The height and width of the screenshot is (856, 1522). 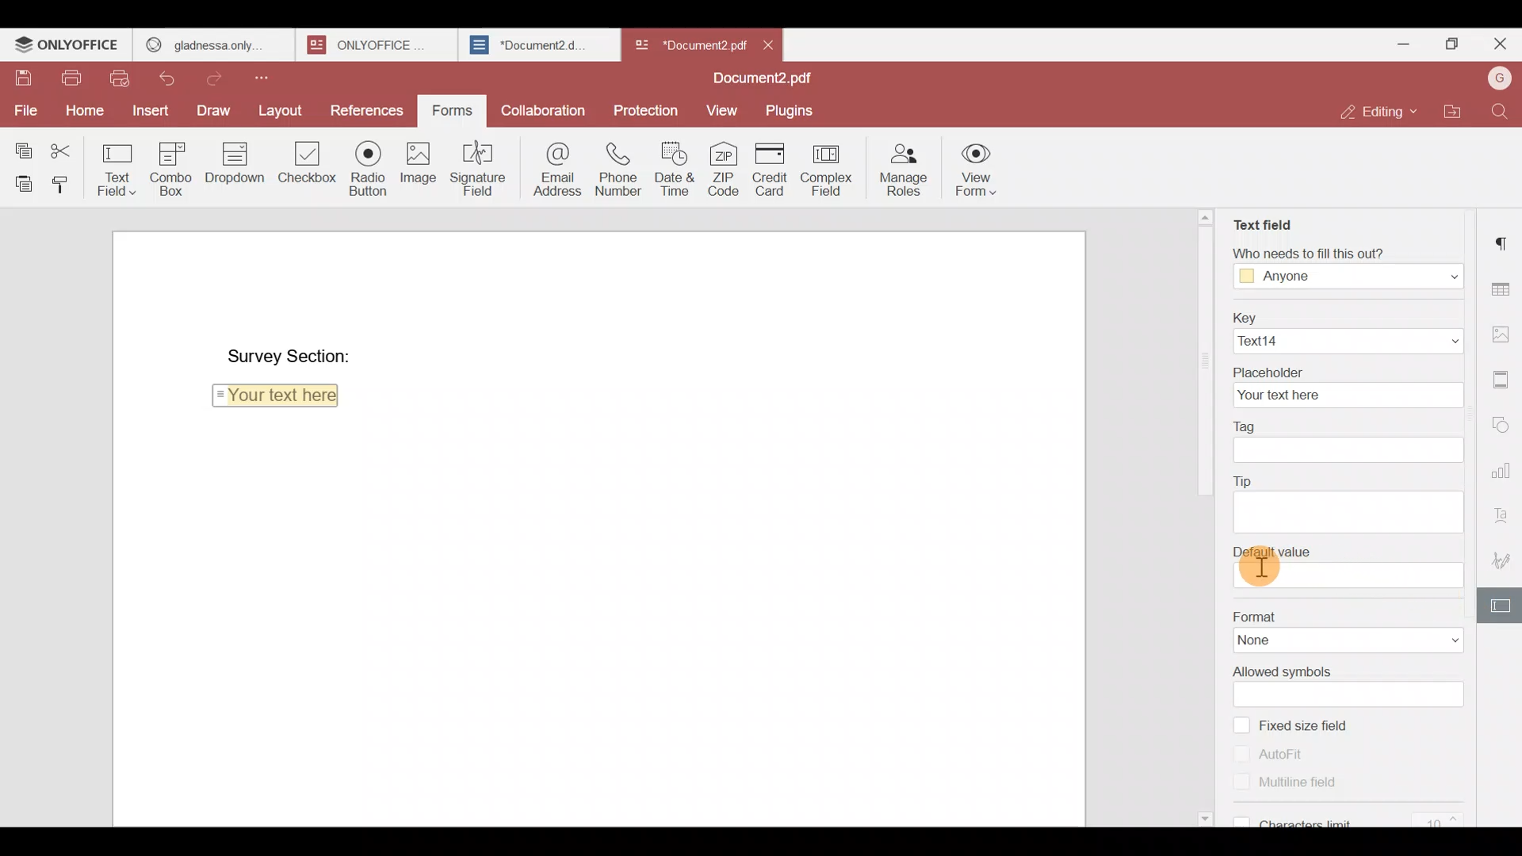 What do you see at coordinates (973, 169) in the screenshot?
I see `View form` at bounding box center [973, 169].